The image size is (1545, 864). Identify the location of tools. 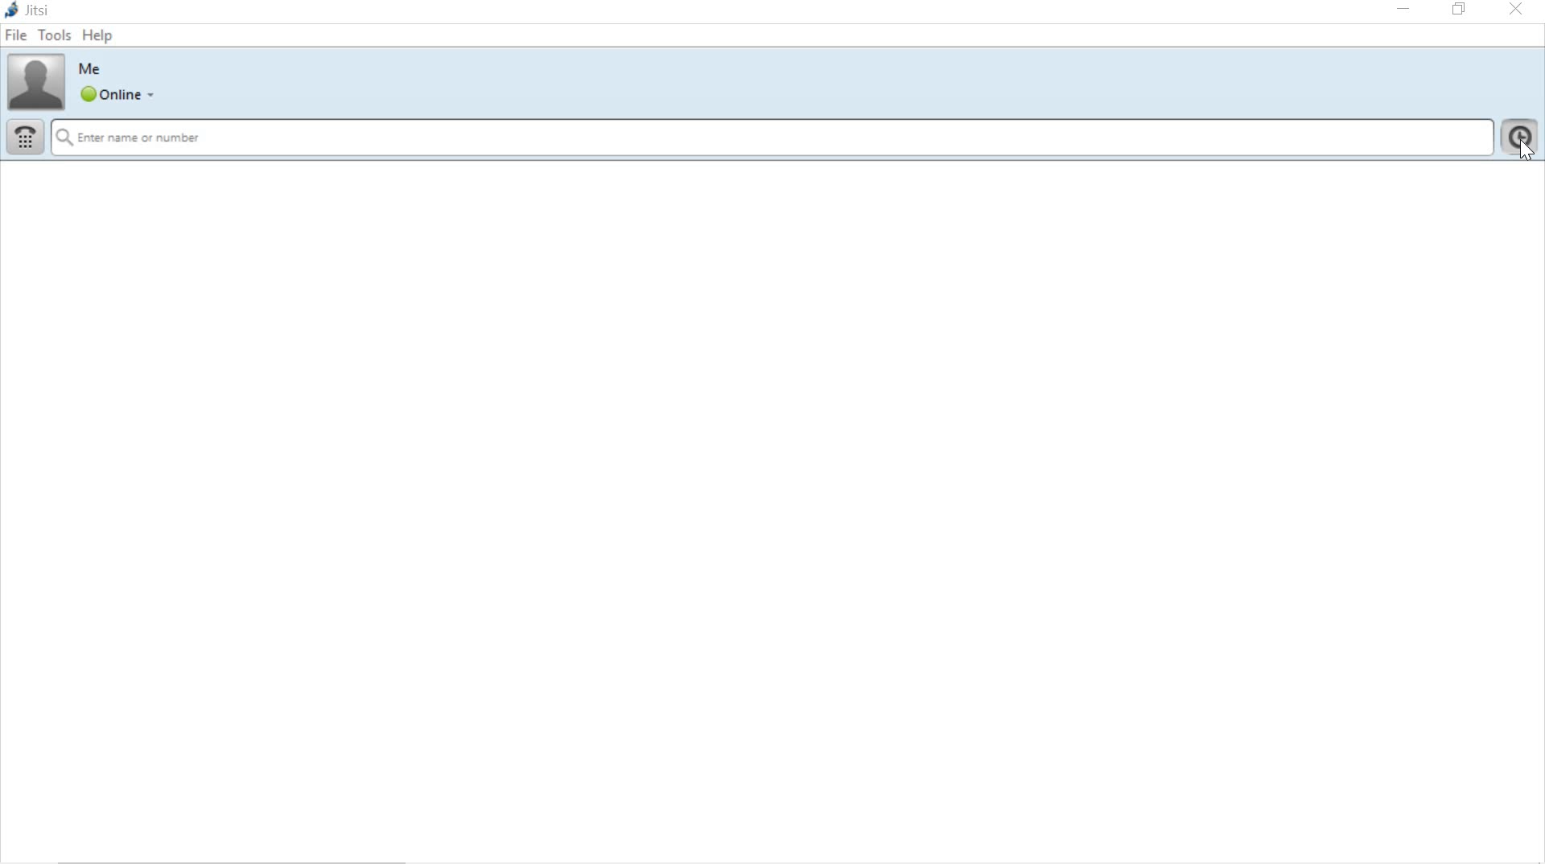
(54, 35).